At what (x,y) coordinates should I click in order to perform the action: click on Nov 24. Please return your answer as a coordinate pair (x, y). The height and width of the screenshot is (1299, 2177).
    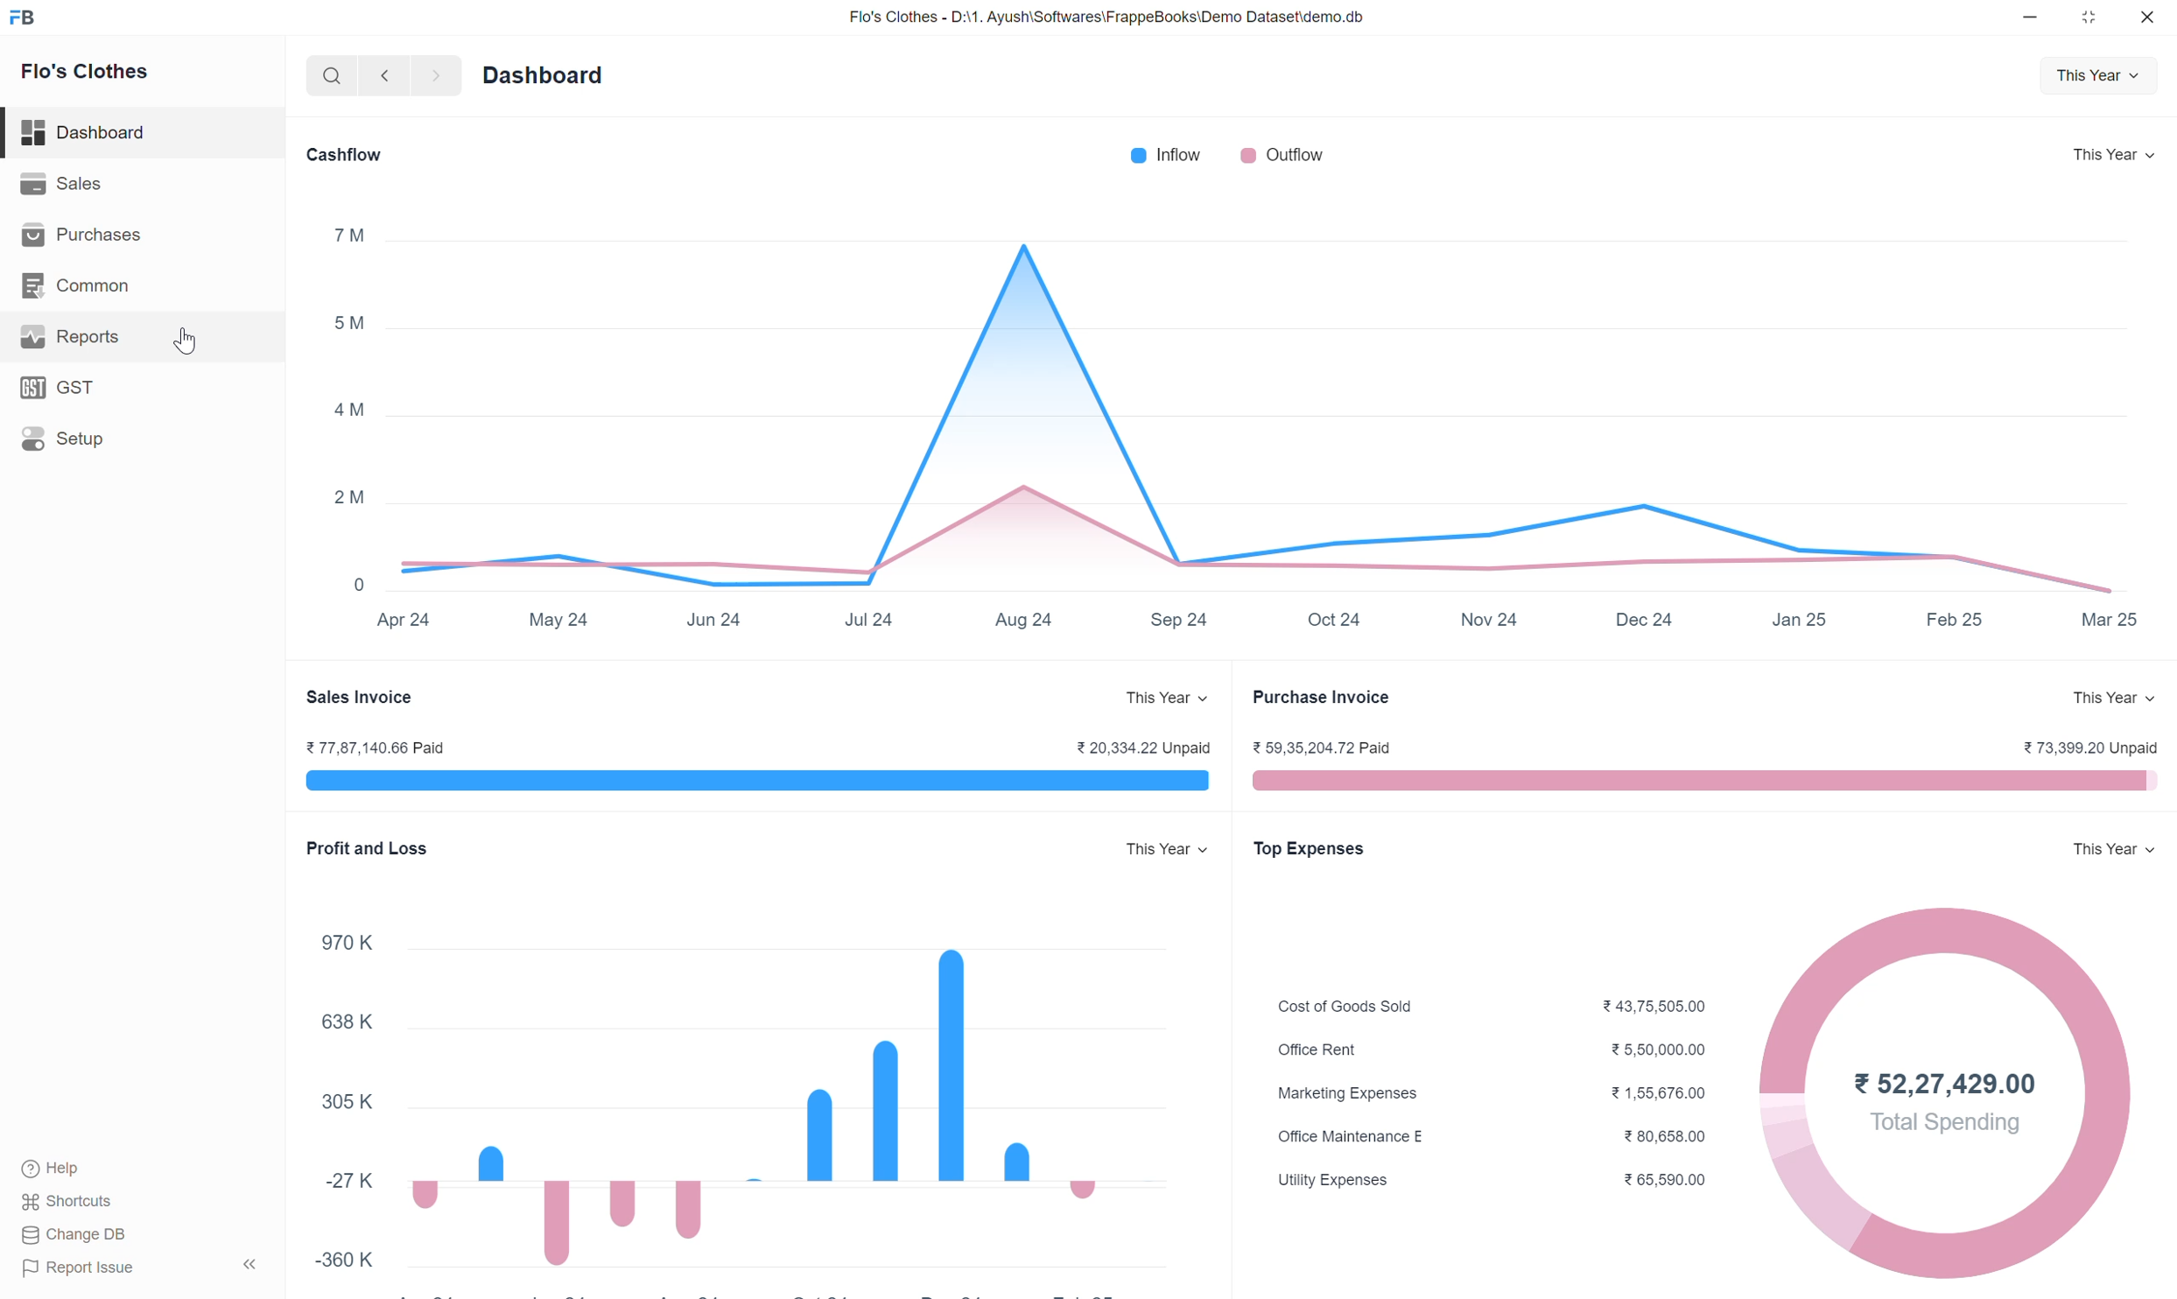
    Looking at the image, I should click on (1492, 620).